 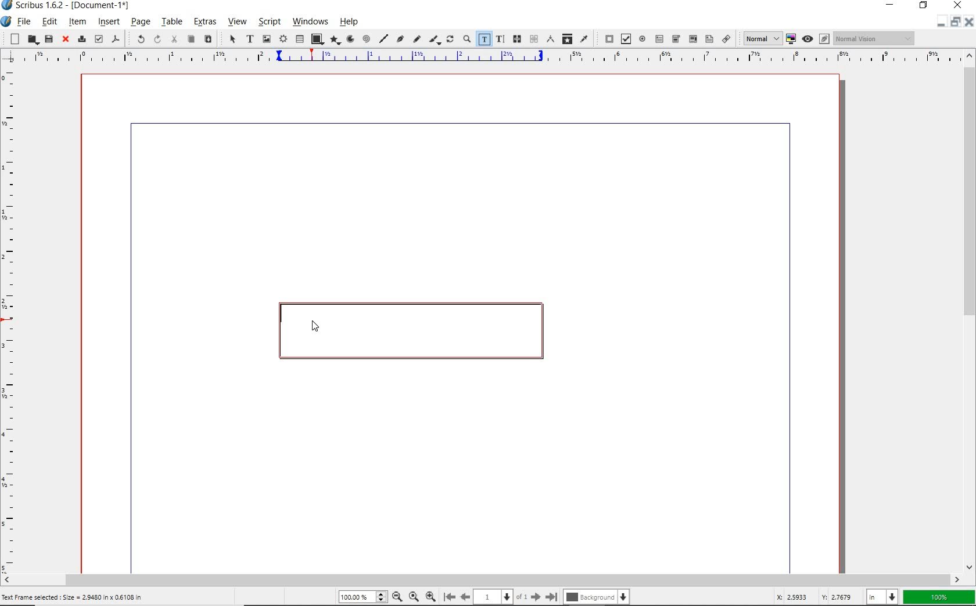 What do you see at coordinates (550, 597) in the screenshot?
I see `Last page` at bounding box center [550, 597].